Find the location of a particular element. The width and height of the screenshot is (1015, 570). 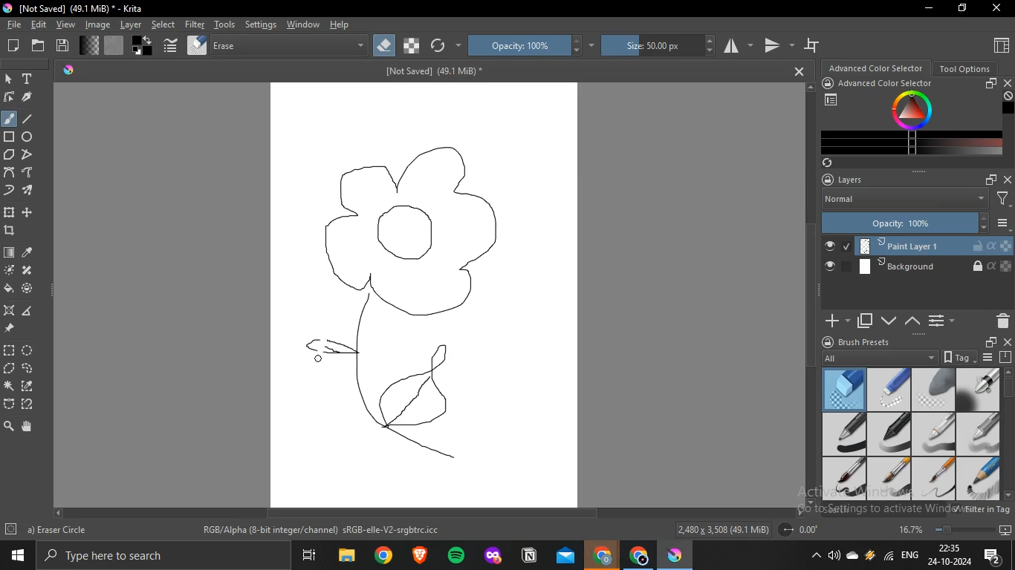

Close is located at coordinates (795, 71).